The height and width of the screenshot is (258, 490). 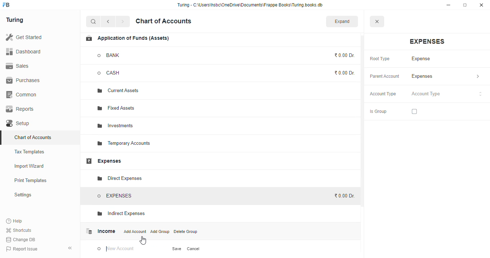 What do you see at coordinates (19, 123) in the screenshot?
I see `setup` at bounding box center [19, 123].